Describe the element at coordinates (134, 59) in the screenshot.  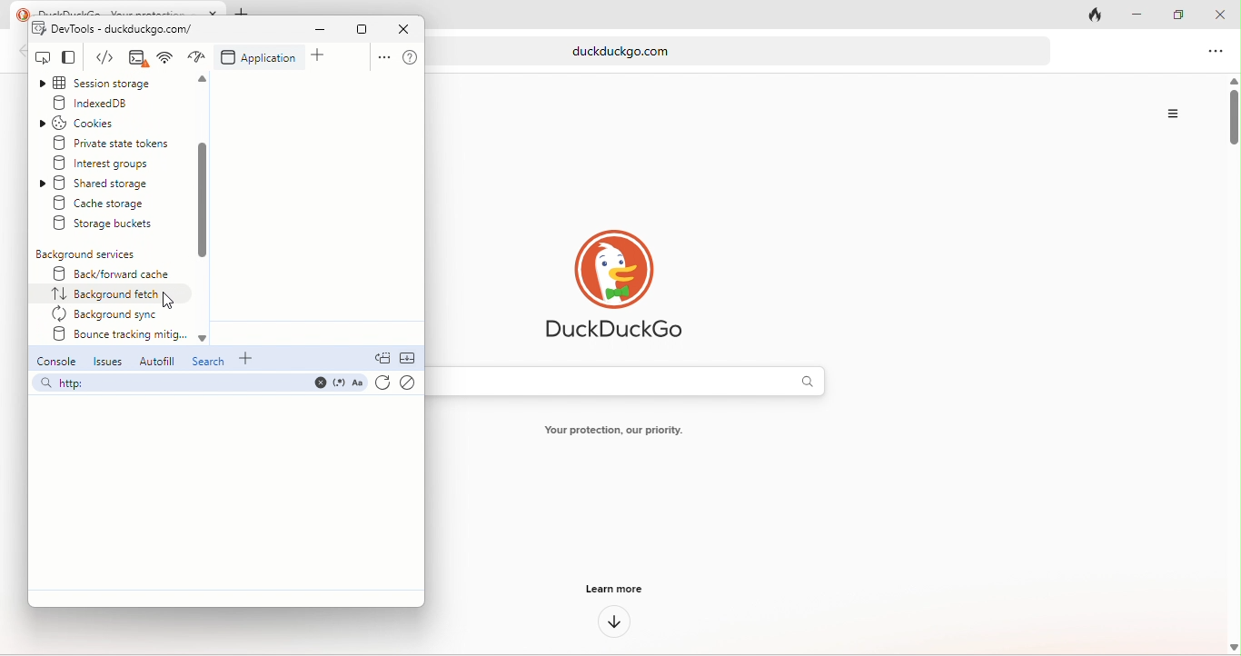
I see `elements` at that location.